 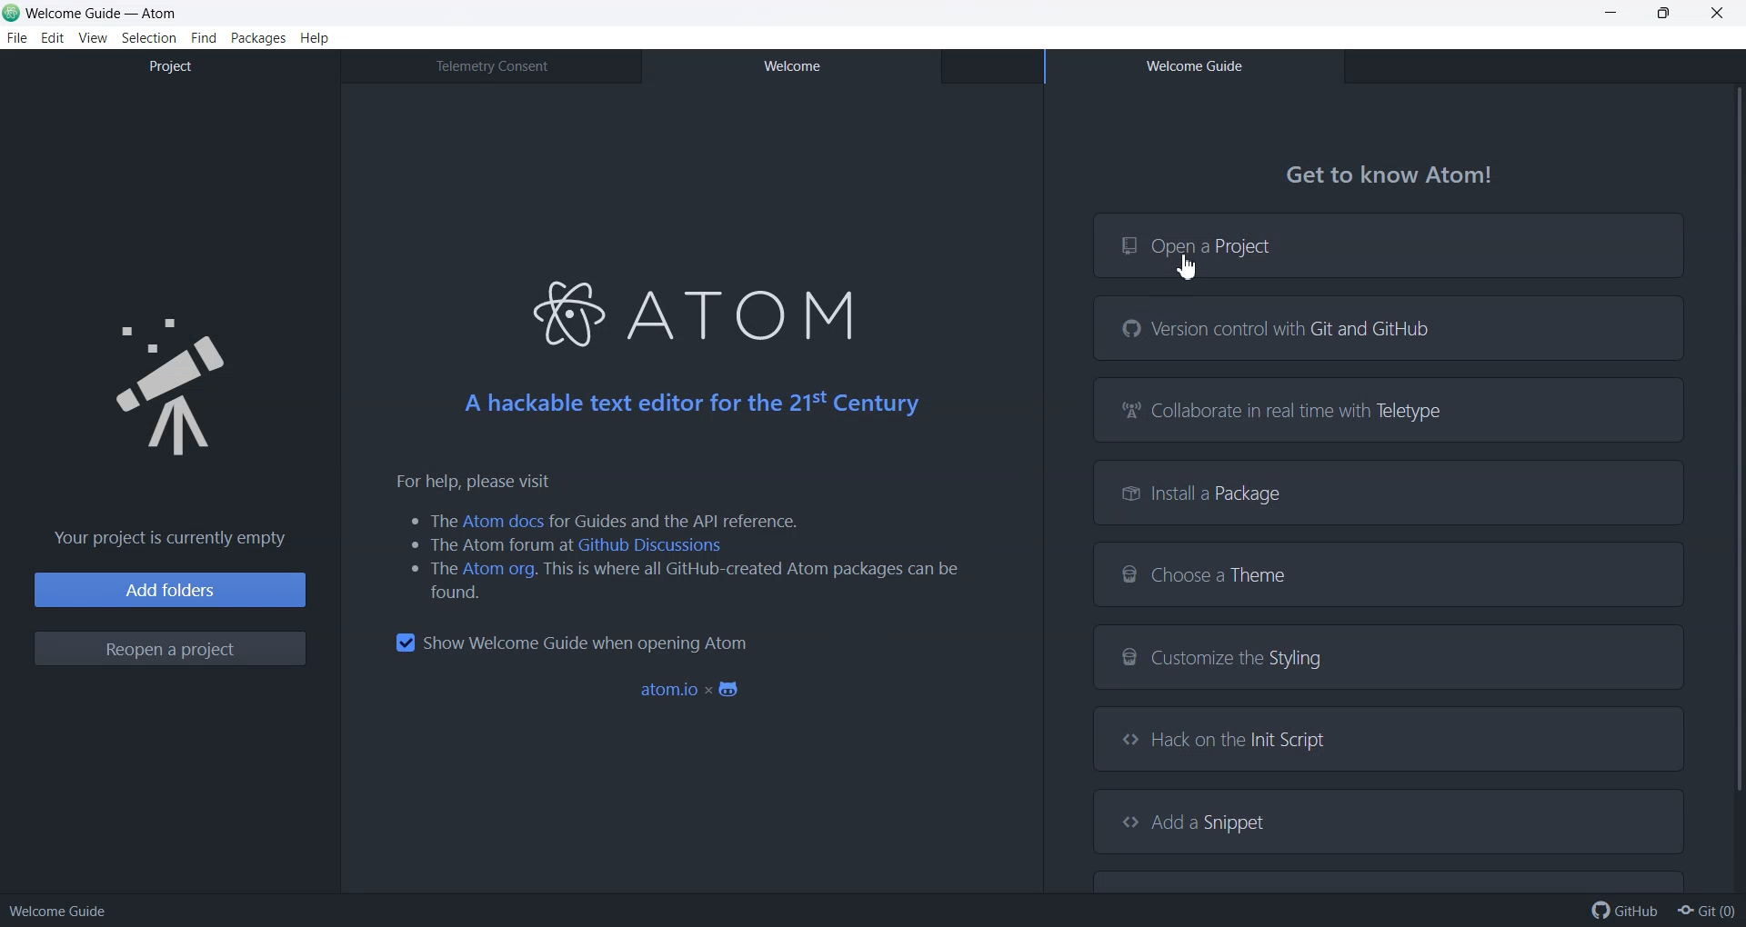 What do you see at coordinates (169, 66) in the screenshot?
I see `Project` at bounding box center [169, 66].